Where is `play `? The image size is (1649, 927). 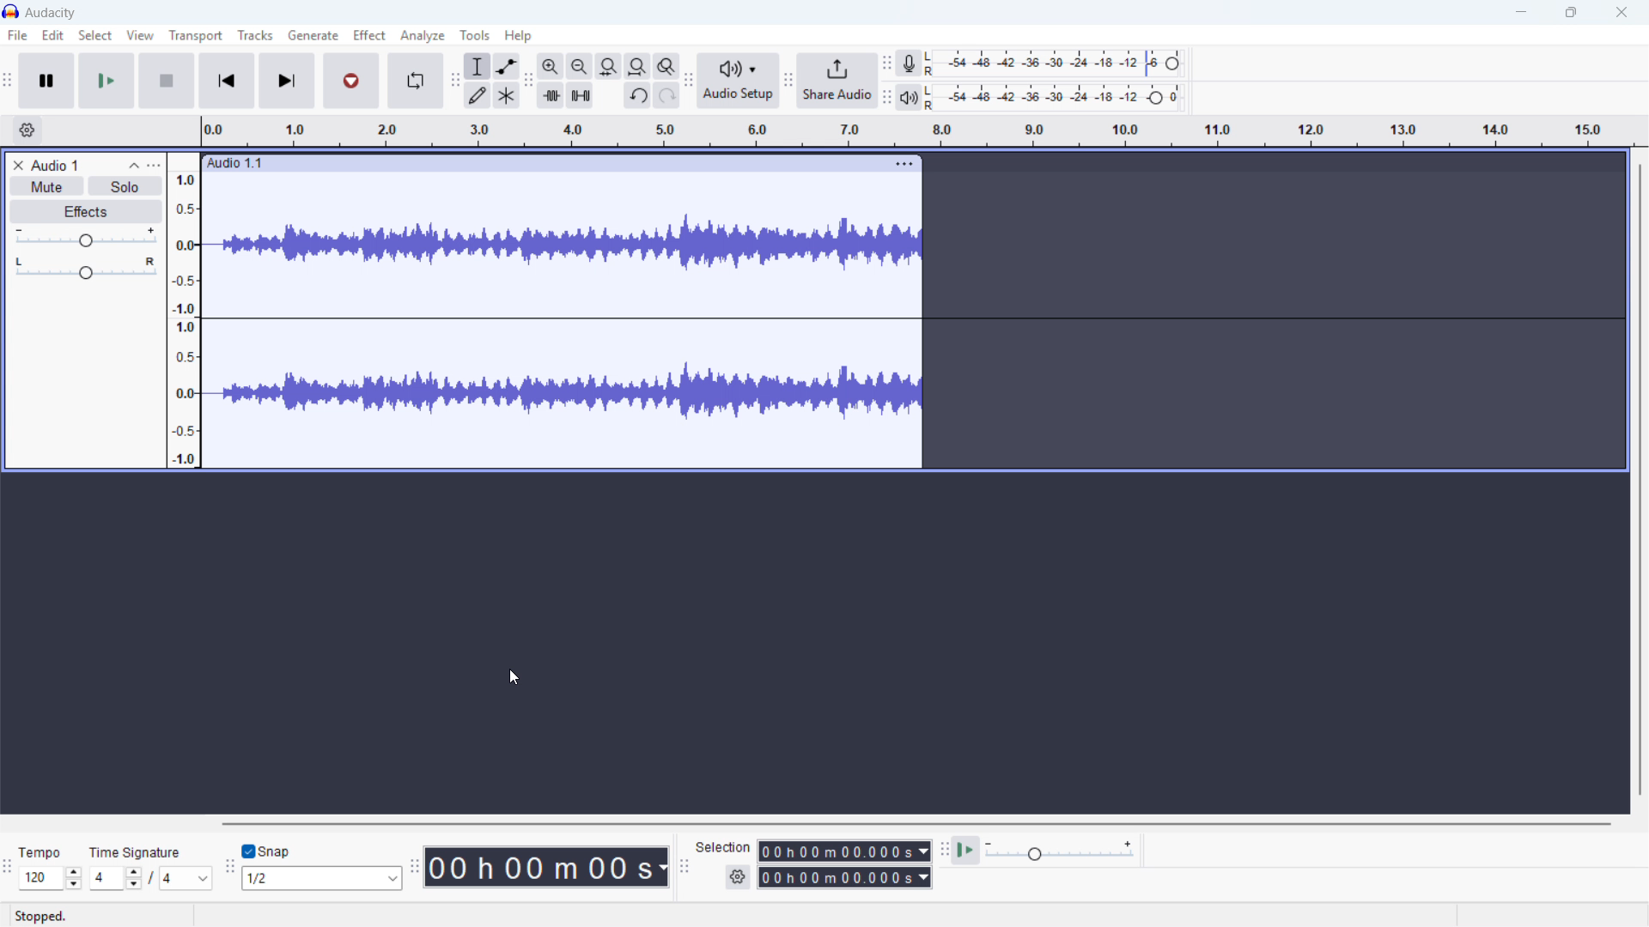 play  is located at coordinates (107, 82).